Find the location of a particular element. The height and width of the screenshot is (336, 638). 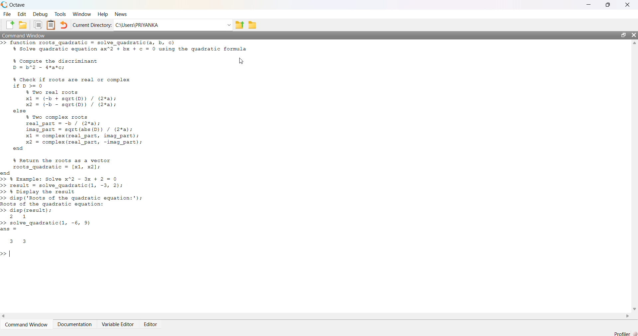

Maximize / Restore is located at coordinates (625, 35).